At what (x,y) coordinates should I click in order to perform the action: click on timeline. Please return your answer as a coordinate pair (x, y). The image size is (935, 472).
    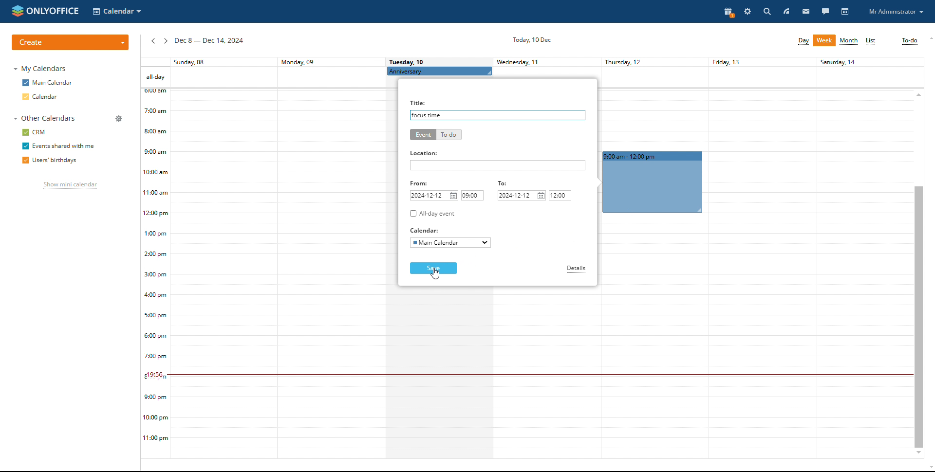
    Looking at the image, I should click on (155, 274).